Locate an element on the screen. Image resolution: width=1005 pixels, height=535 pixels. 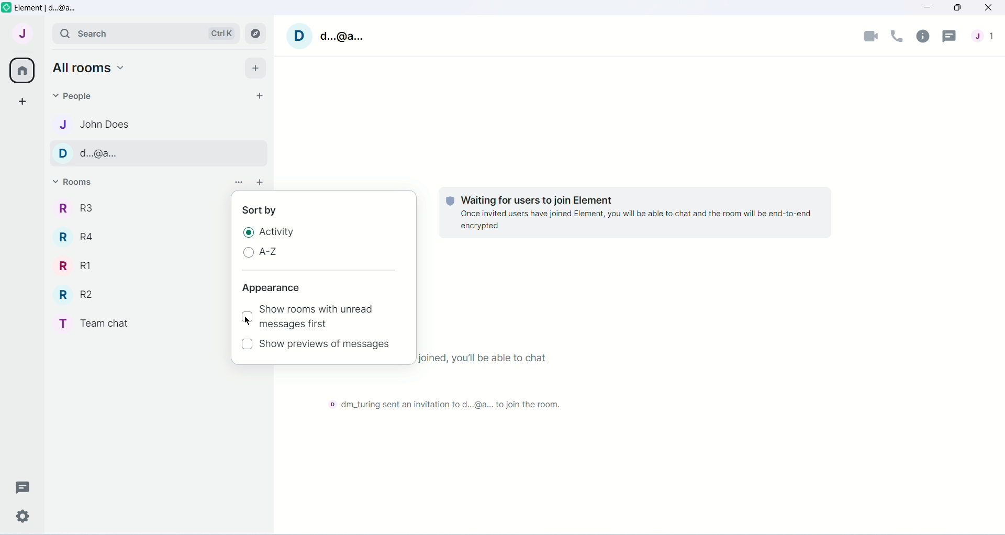
Explore rooms is located at coordinates (256, 34).